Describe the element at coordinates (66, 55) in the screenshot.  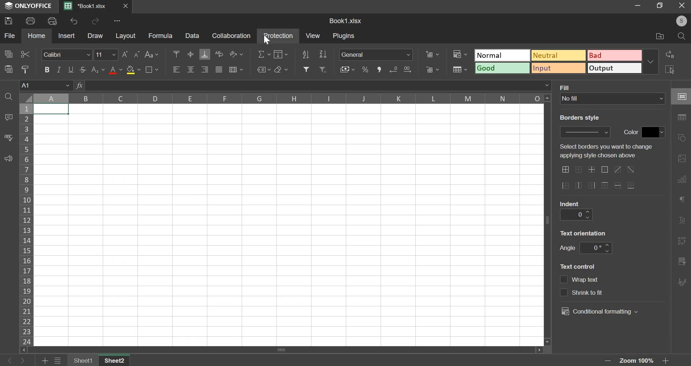
I see `font` at that location.